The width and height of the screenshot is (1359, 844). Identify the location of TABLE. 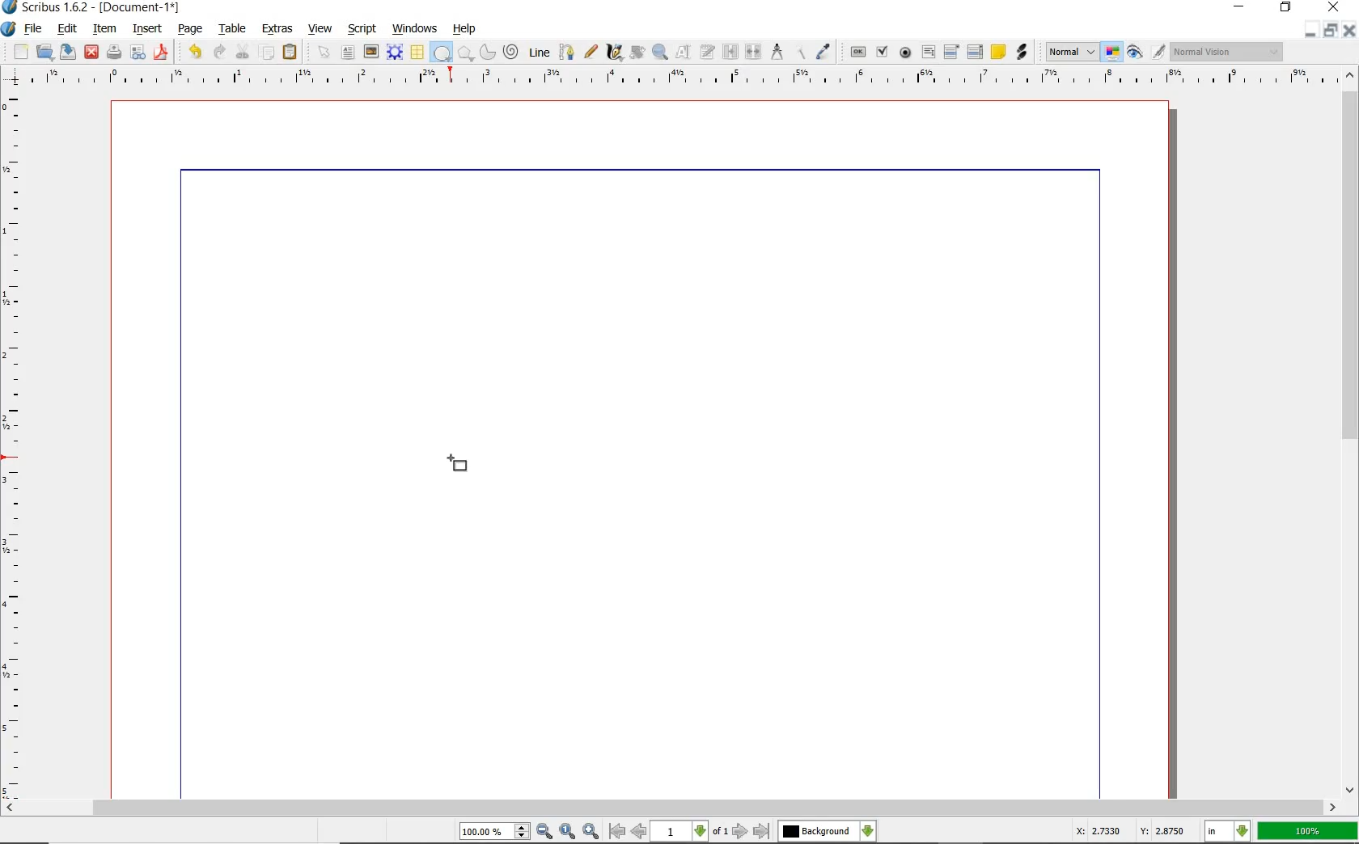
(417, 53).